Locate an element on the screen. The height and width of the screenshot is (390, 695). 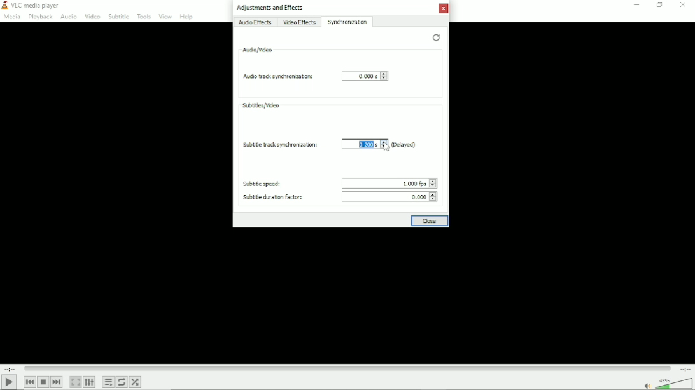
Restore down is located at coordinates (659, 5).